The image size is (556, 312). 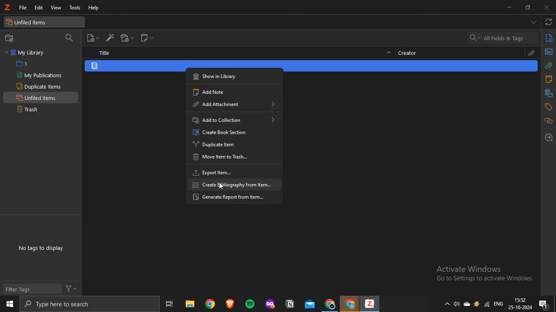 What do you see at coordinates (169, 304) in the screenshot?
I see `task view` at bounding box center [169, 304].